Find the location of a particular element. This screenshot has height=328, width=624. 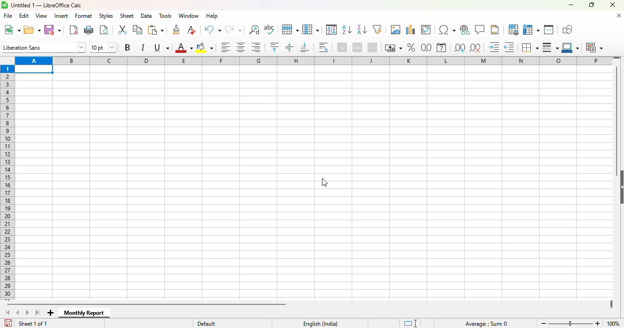

horizontal scroll bar is located at coordinates (148, 304).